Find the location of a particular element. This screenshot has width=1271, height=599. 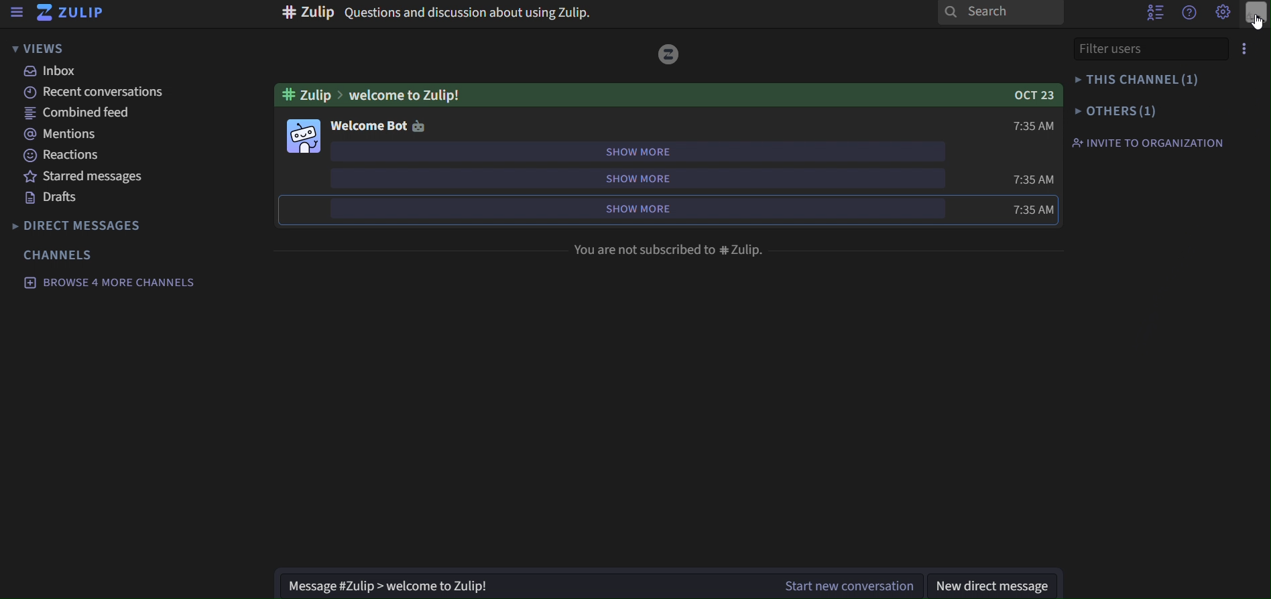

hide sidebar is located at coordinates (17, 13).